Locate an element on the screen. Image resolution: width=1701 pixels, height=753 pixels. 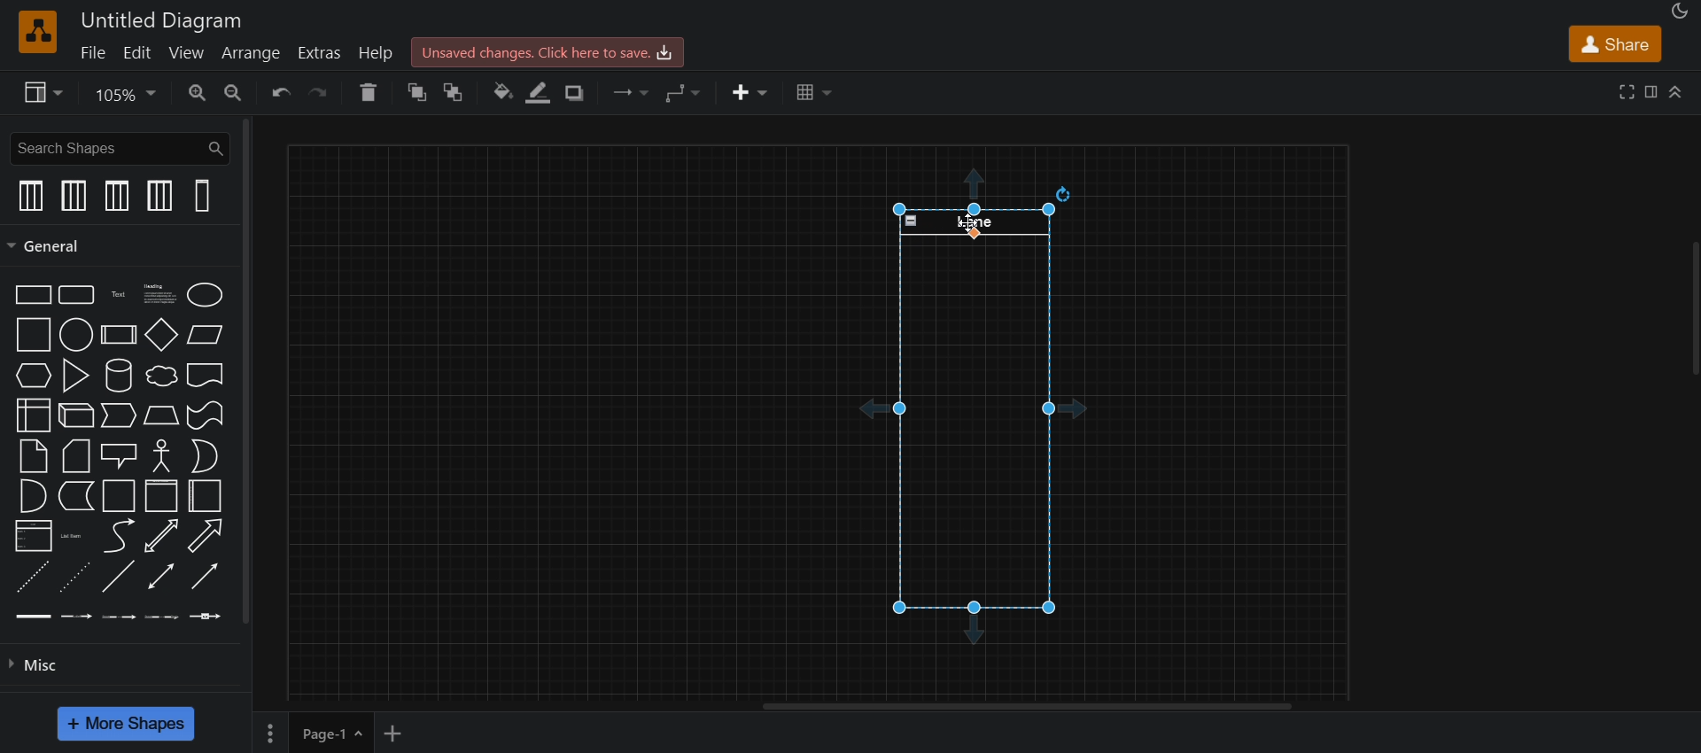
line is located at coordinates (118, 576).